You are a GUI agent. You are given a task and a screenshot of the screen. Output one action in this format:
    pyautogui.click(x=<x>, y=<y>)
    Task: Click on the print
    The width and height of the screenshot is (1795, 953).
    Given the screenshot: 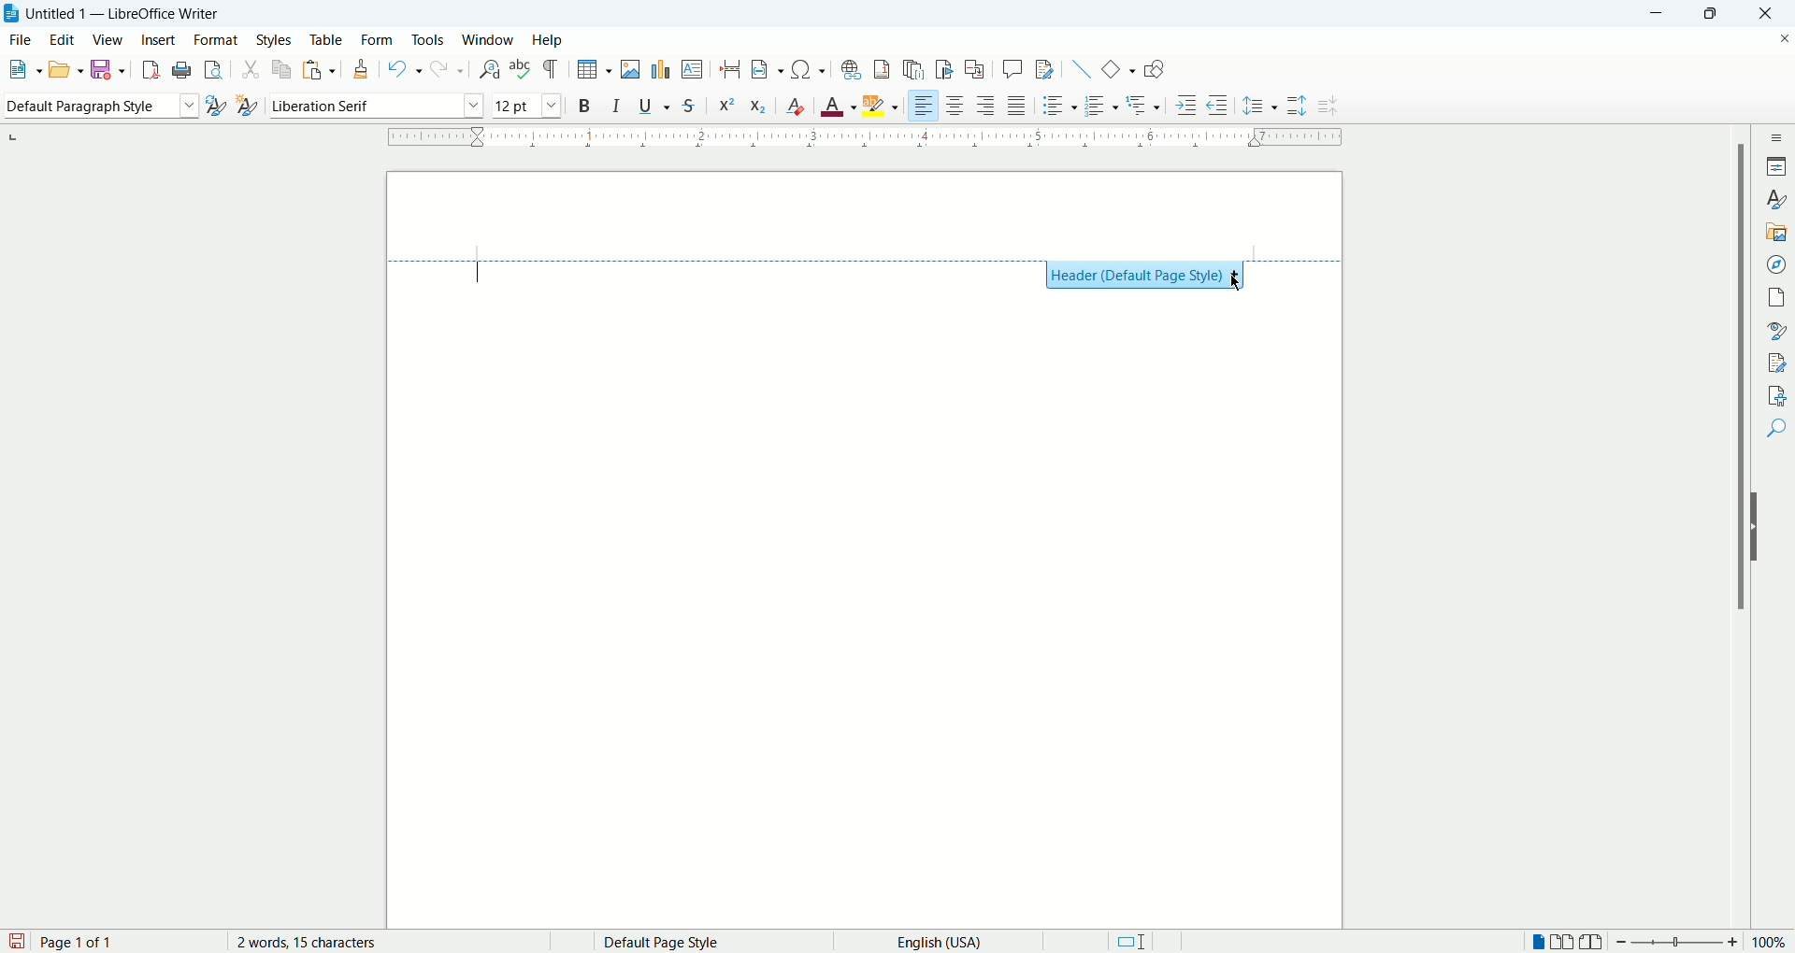 What is the action you would take?
    pyautogui.click(x=182, y=69)
    